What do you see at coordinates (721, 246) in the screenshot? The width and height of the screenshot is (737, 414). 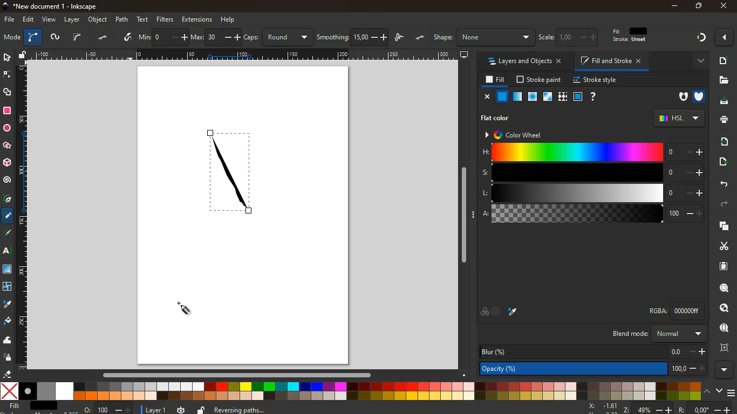 I see `cut` at bounding box center [721, 246].